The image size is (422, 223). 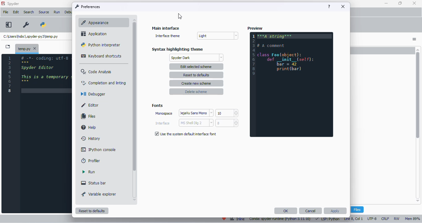 I want to click on browse tabs, so click(x=8, y=47).